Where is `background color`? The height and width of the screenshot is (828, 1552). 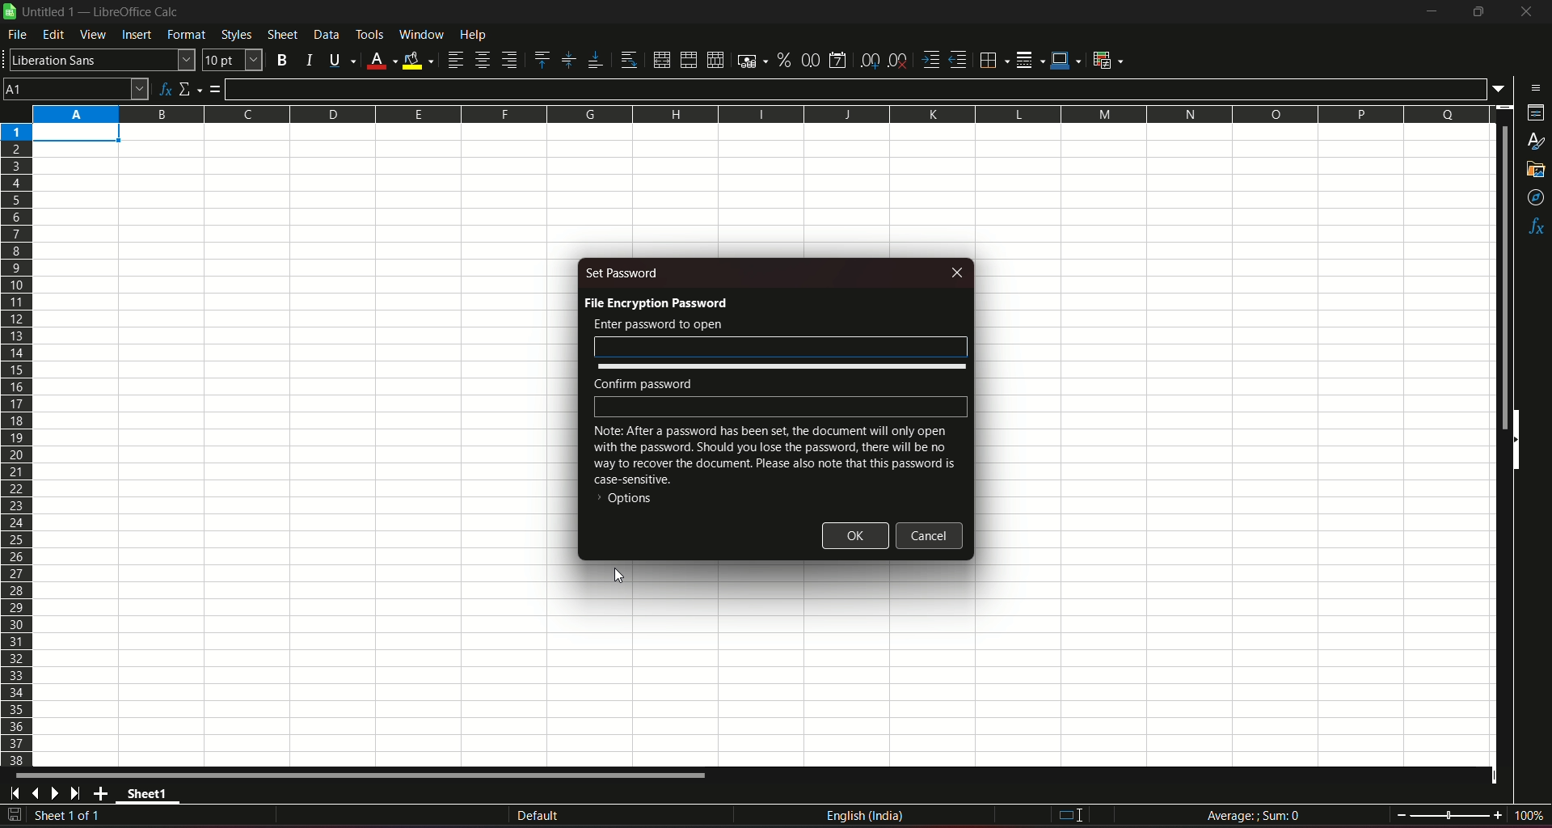 background color is located at coordinates (418, 59).